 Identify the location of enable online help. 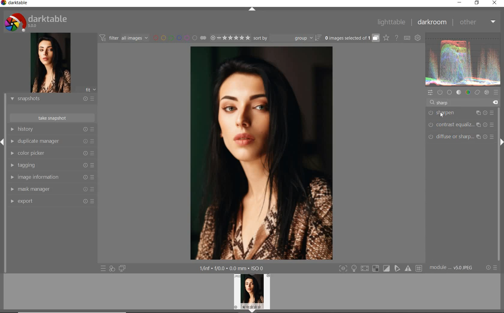
(397, 38).